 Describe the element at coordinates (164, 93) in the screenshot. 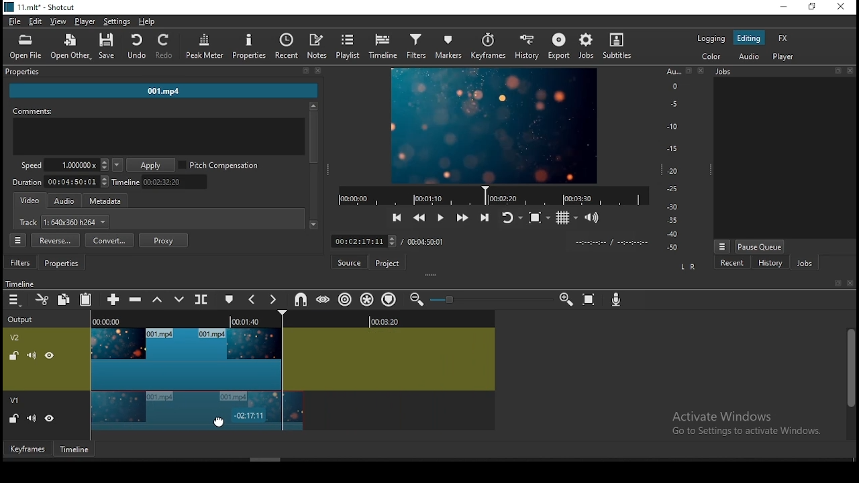

I see `001.MP4` at that location.